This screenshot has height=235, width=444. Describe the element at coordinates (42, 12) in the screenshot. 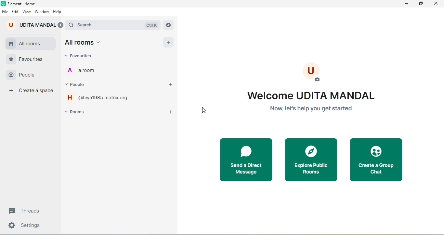

I see `window` at that location.